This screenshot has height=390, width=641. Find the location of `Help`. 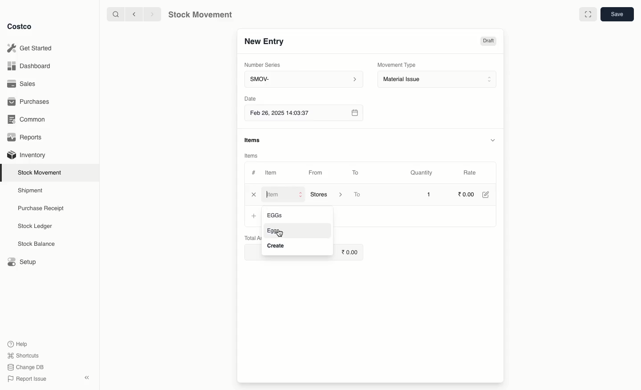

Help is located at coordinates (18, 343).